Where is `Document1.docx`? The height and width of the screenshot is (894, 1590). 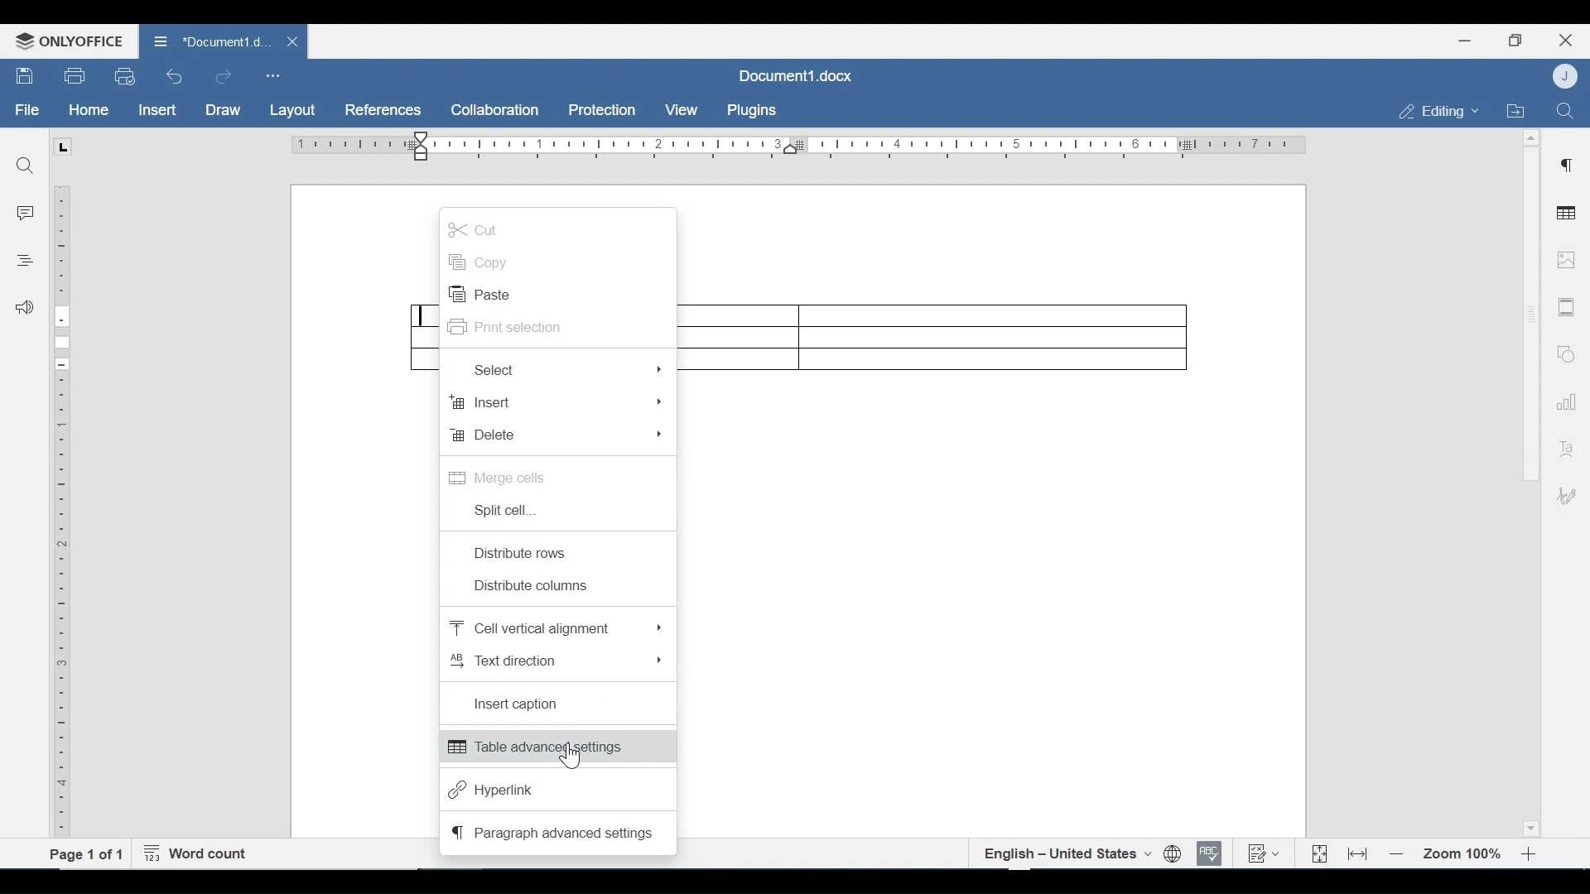
Document1.docx is located at coordinates (797, 75).